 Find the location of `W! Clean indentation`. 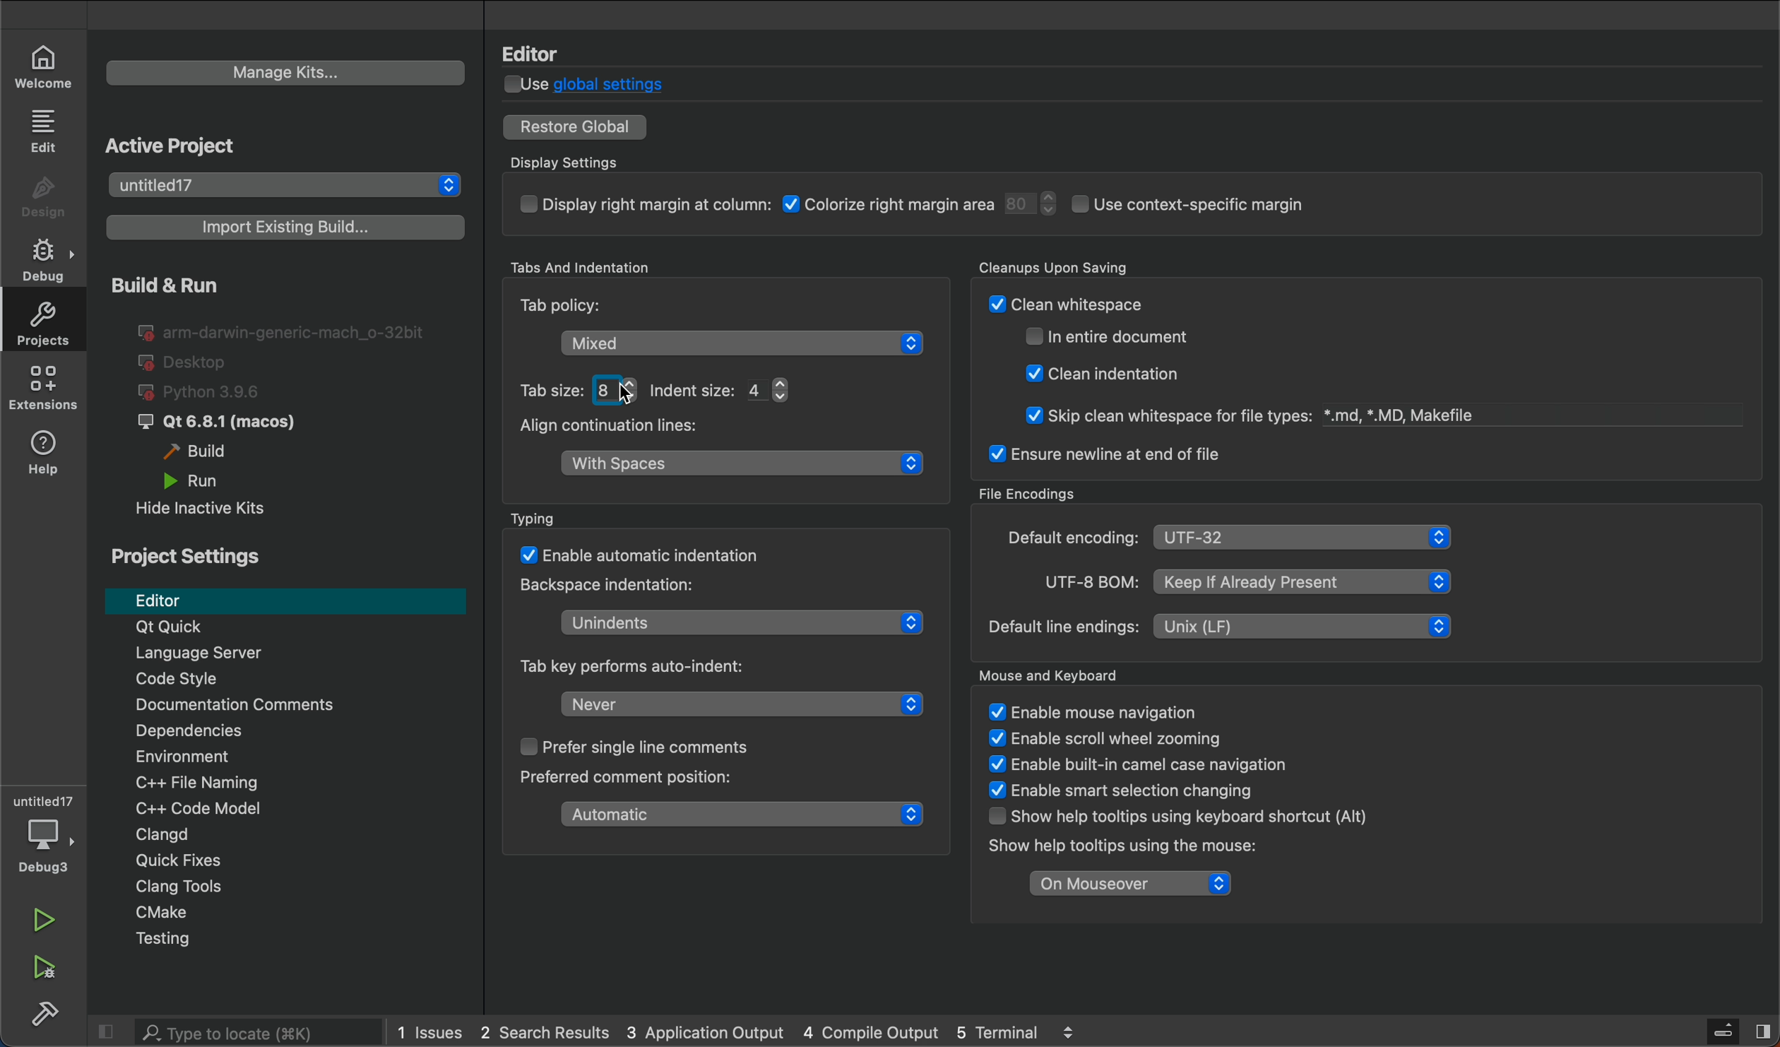

W! Clean indentation is located at coordinates (1110, 373).